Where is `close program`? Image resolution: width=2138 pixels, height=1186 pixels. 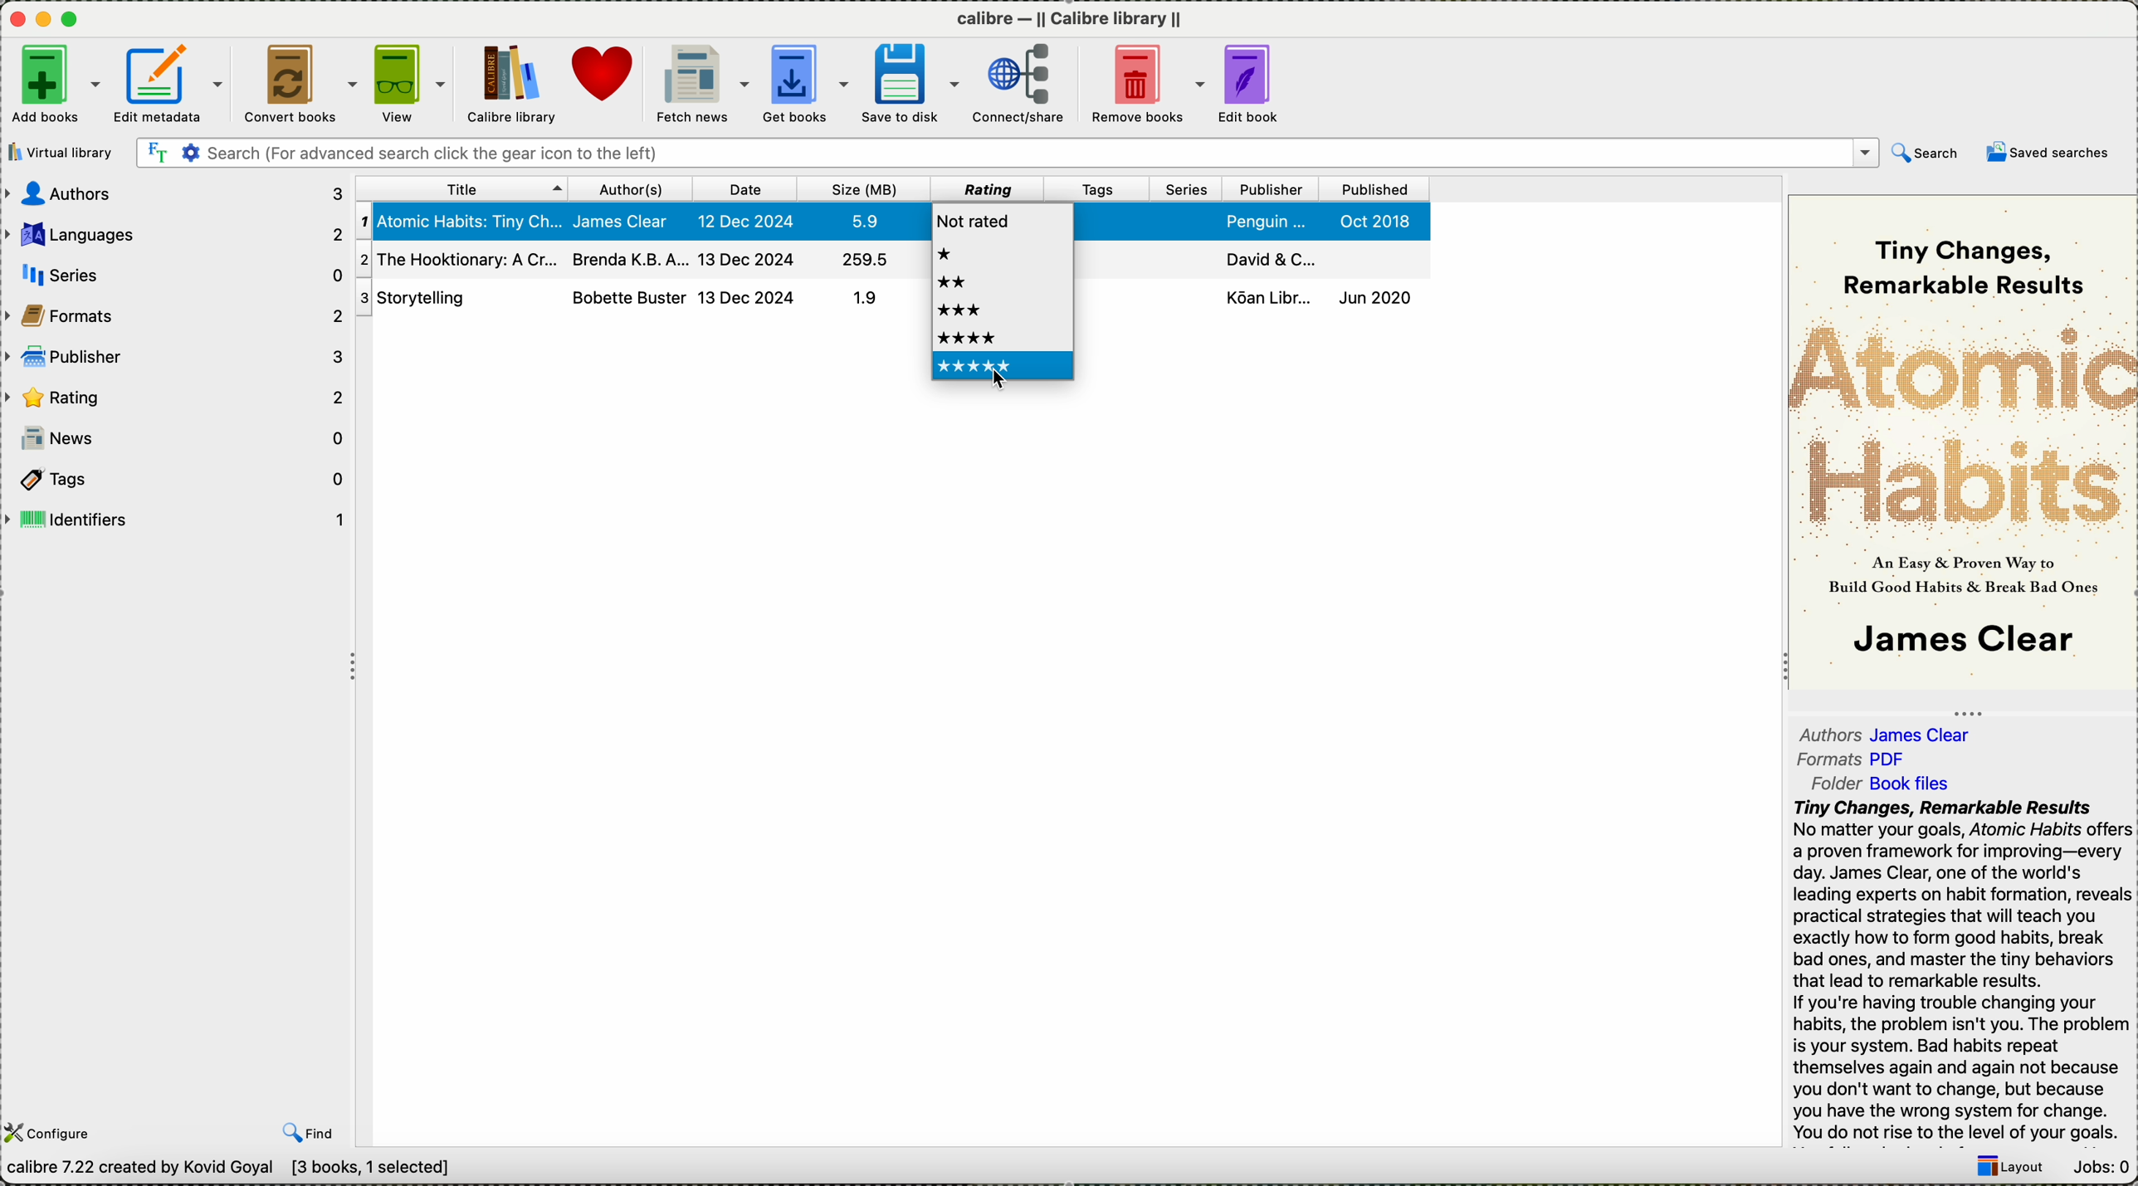
close program is located at coordinates (15, 17).